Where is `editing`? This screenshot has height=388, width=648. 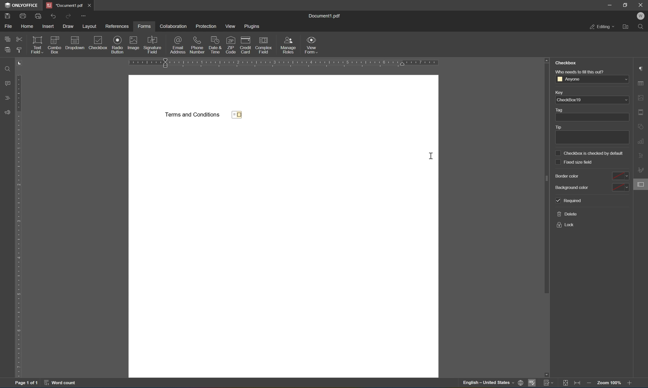 editing is located at coordinates (603, 27).